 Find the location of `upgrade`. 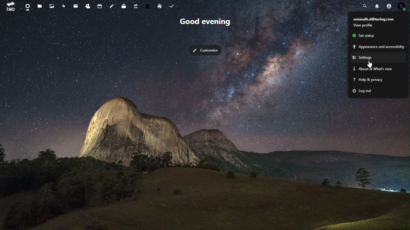

upgrade is located at coordinates (135, 6).